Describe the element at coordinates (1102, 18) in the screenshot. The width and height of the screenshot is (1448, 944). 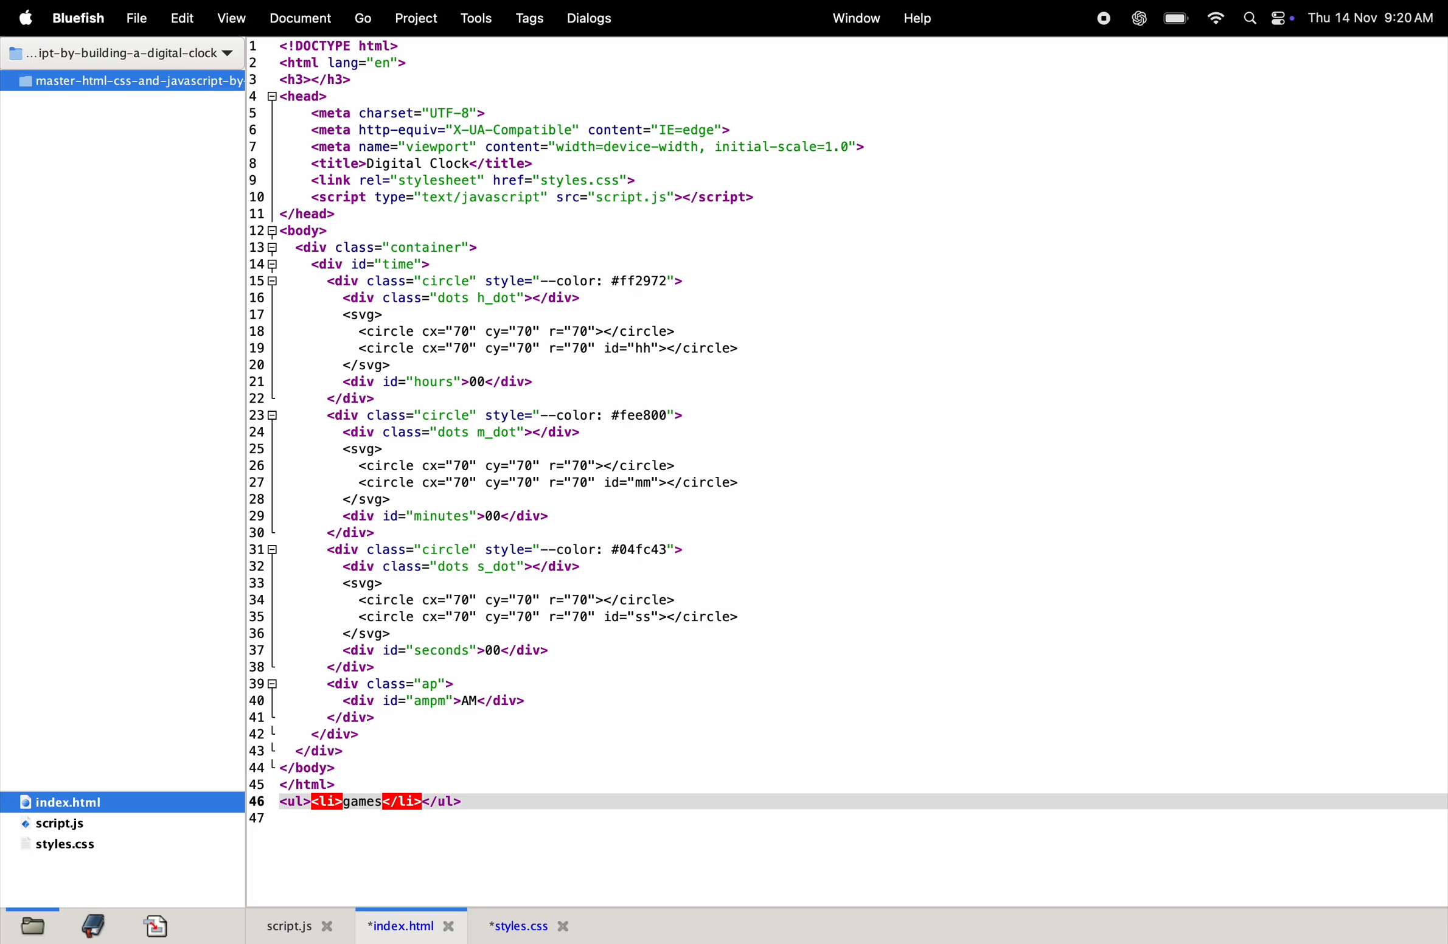
I see `record` at that location.